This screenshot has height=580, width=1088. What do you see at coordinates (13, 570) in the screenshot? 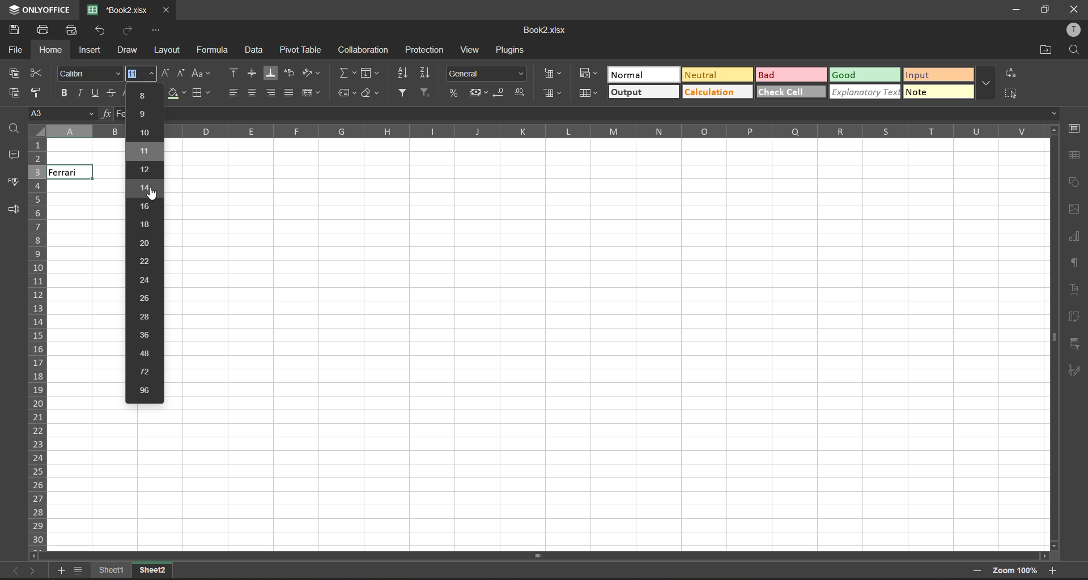
I see `previous` at bounding box center [13, 570].